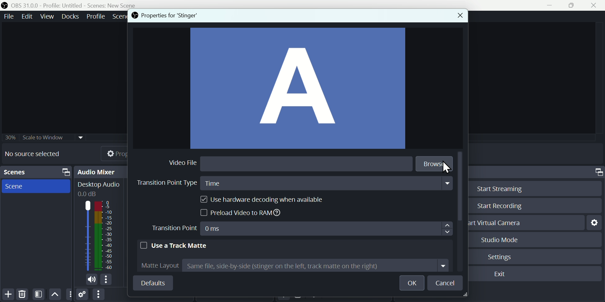 This screenshot has height=302, width=605. What do you see at coordinates (316, 267) in the screenshot?
I see `Same file side by side bracket stinger on the left track mate on the] close` at bounding box center [316, 267].